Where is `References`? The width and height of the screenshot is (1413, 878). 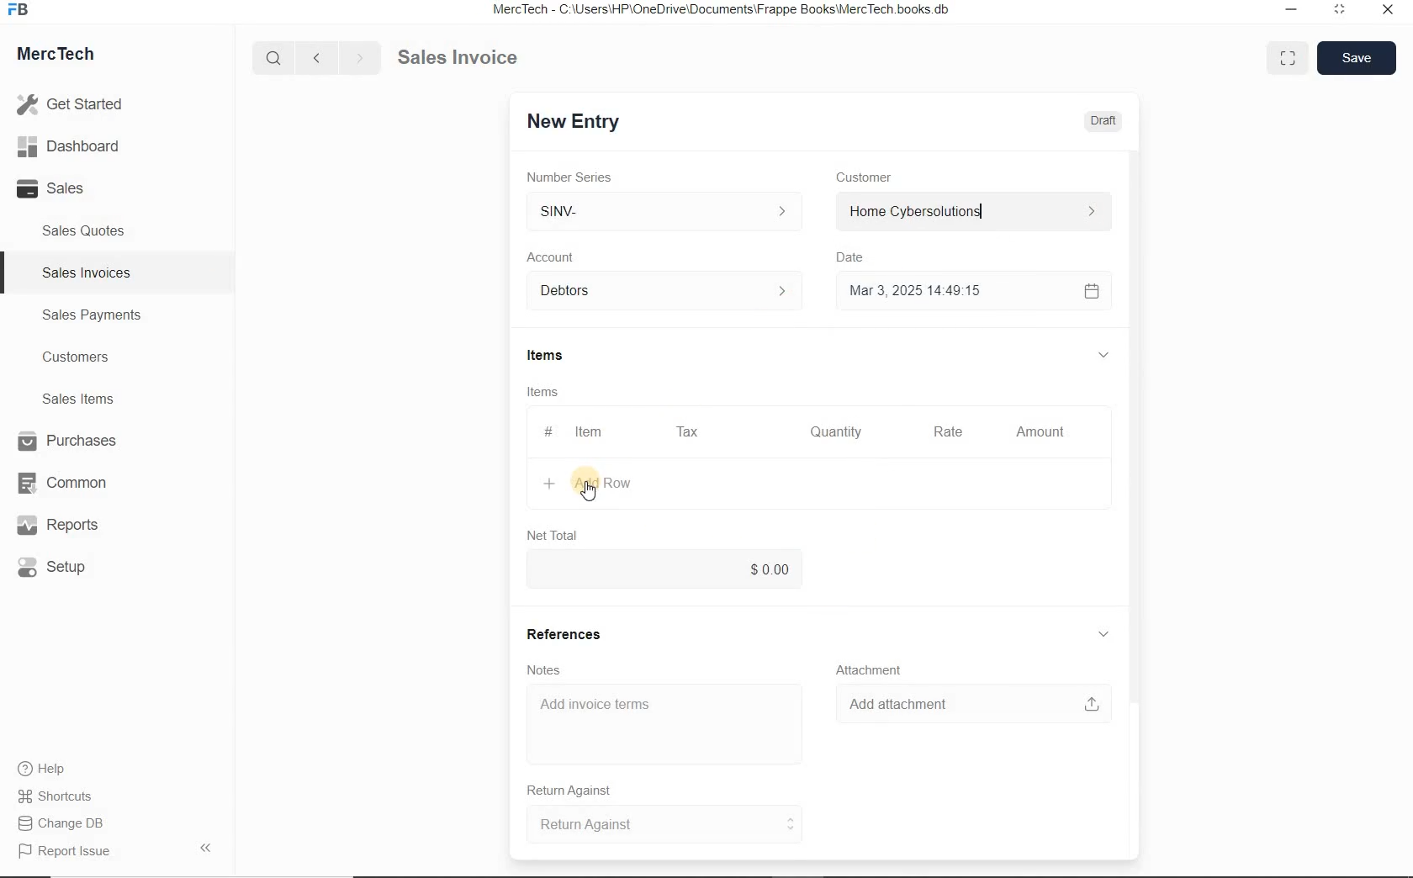 References is located at coordinates (564, 635).